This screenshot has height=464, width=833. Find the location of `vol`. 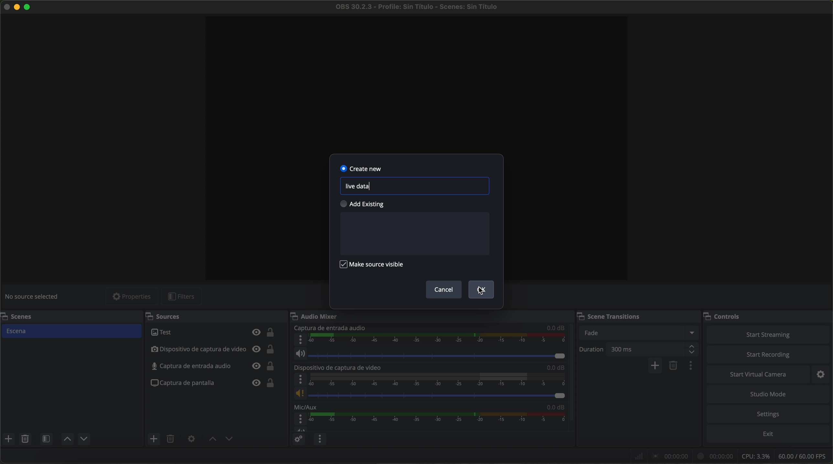

vol is located at coordinates (429, 394).